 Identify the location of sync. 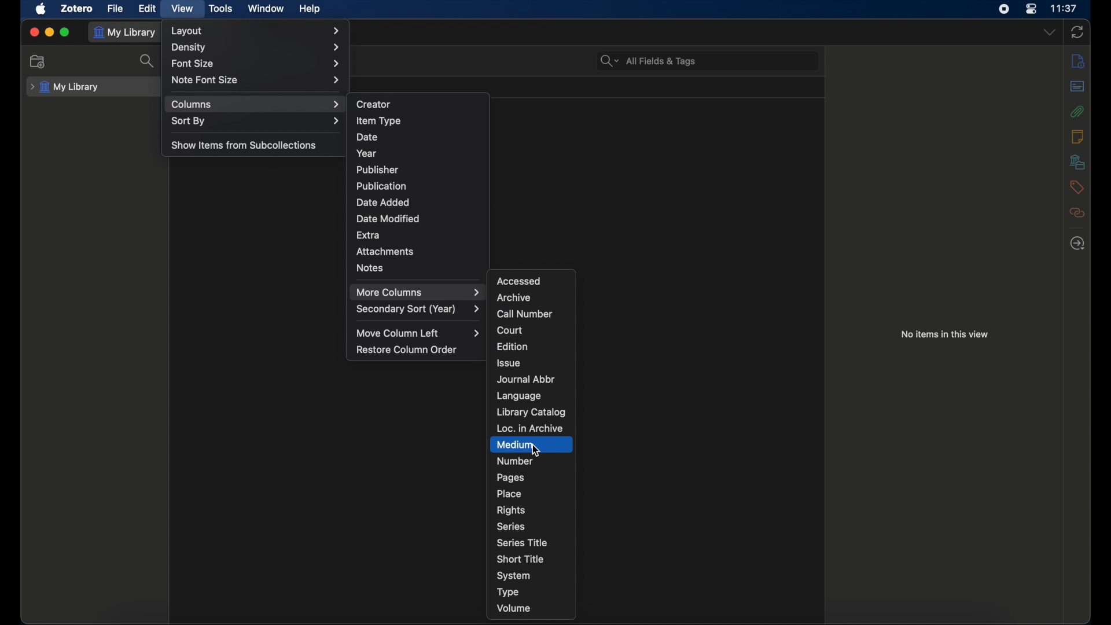
(1077, 32).